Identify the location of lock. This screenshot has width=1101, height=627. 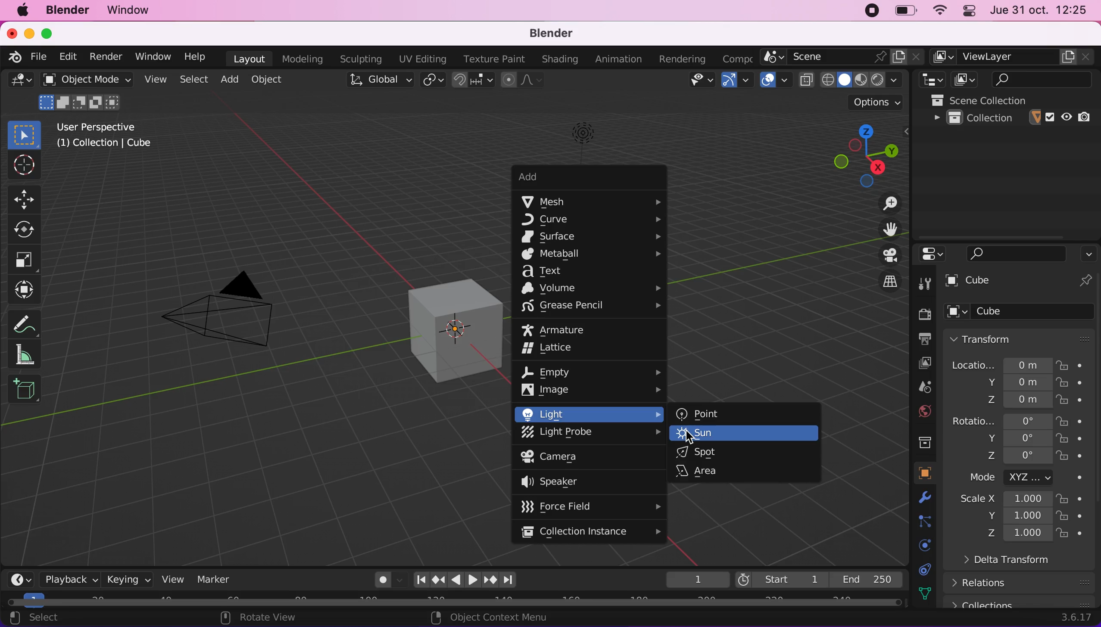
(1079, 457).